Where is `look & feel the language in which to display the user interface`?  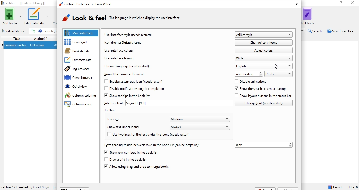 look & feel the language in which to display the user interface is located at coordinates (125, 19).